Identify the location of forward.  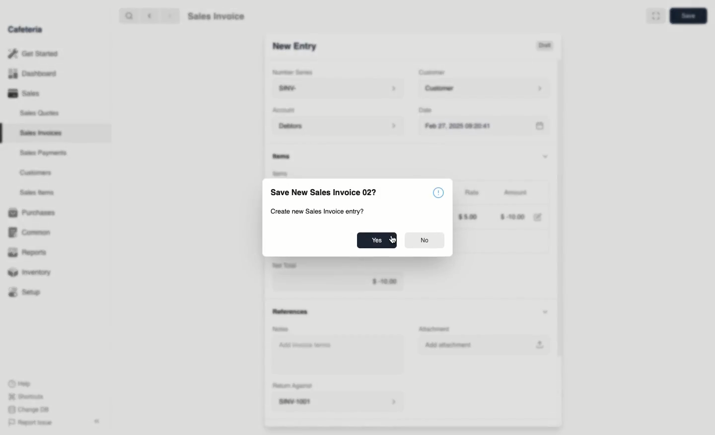
(171, 16).